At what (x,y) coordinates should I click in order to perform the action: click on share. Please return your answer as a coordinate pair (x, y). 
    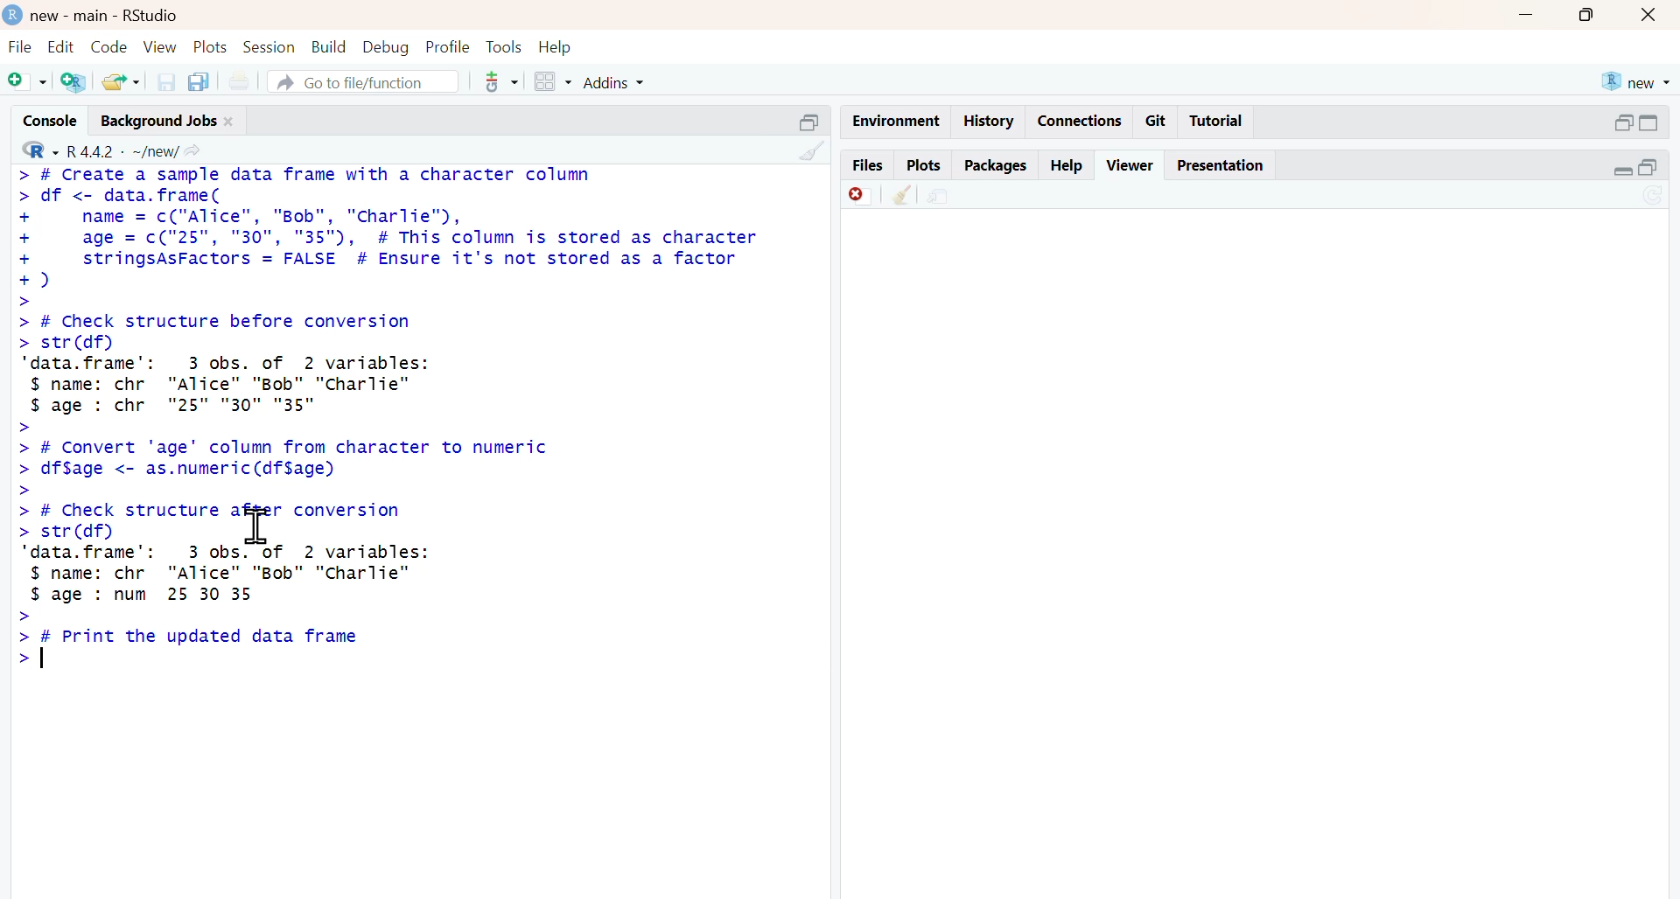
    Looking at the image, I should click on (939, 197).